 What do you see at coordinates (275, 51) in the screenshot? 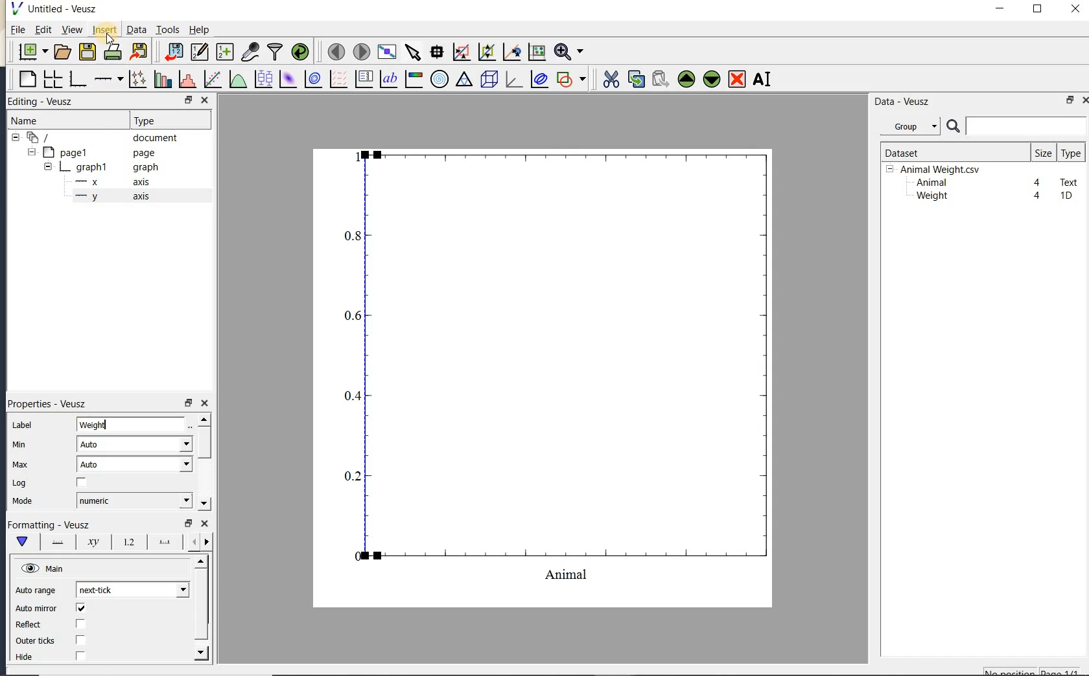
I see `filter data` at bounding box center [275, 51].